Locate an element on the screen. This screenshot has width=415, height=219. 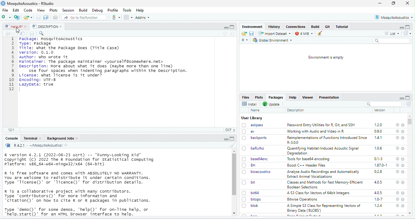
help is located at coordinates (397, 165).